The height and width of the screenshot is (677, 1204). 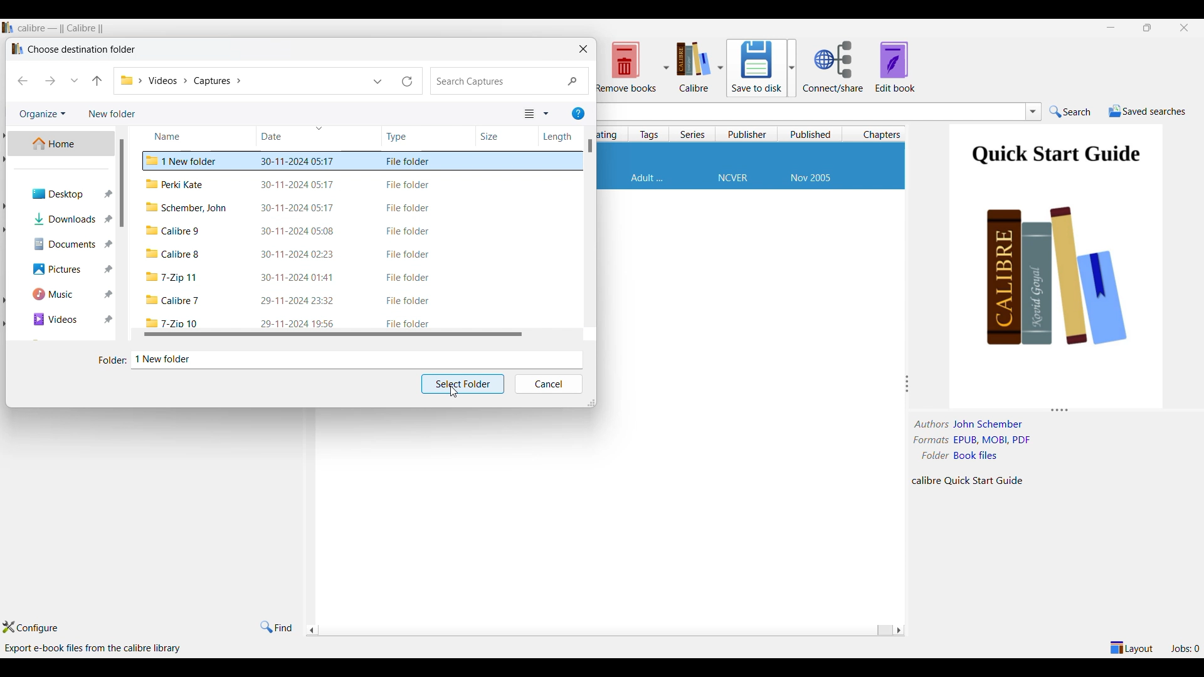 What do you see at coordinates (1132, 648) in the screenshot?
I see `Layout settings` at bounding box center [1132, 648].